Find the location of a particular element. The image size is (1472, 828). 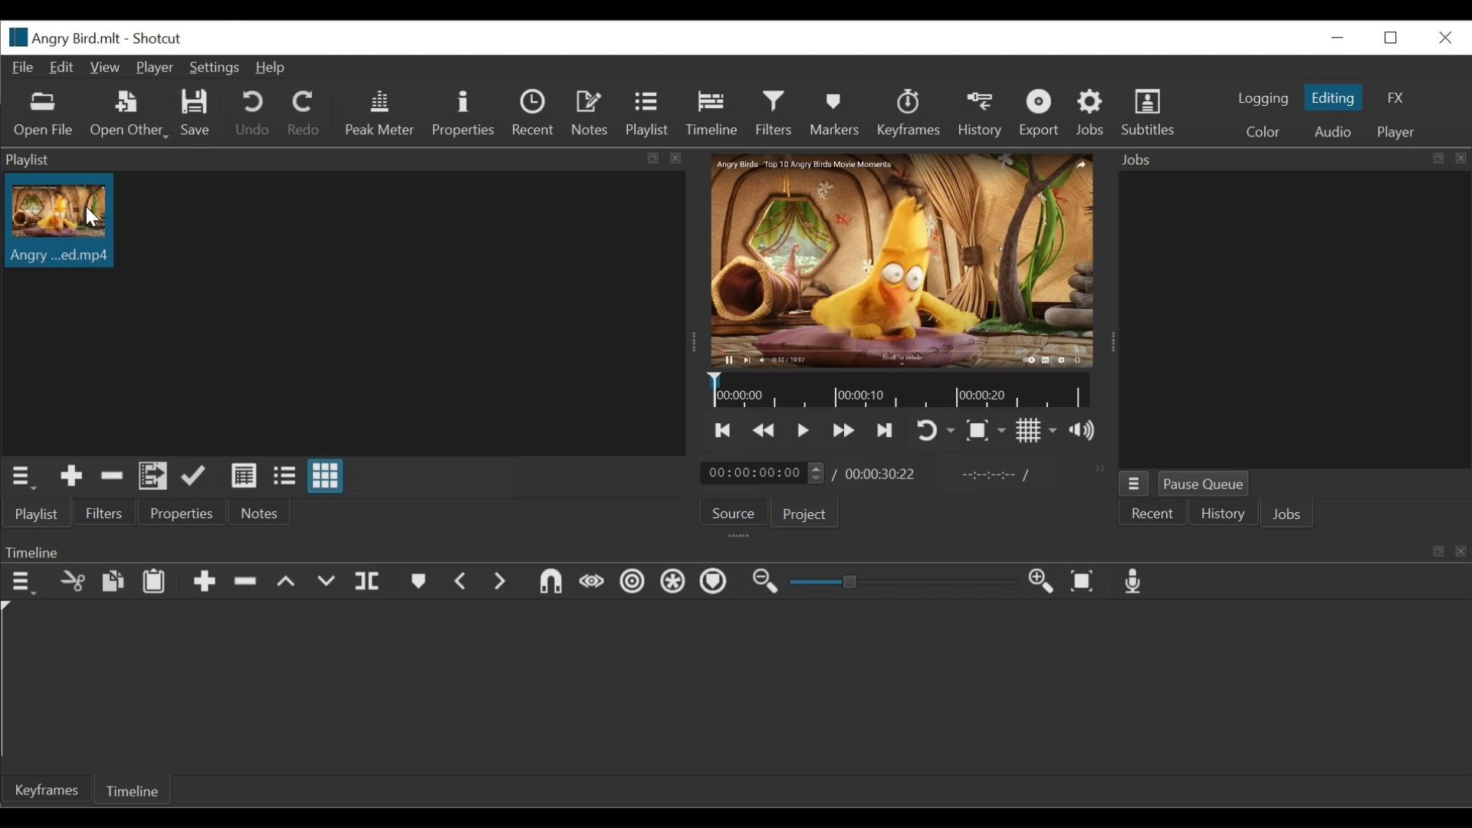

player is located at coordinates (1393, 133).